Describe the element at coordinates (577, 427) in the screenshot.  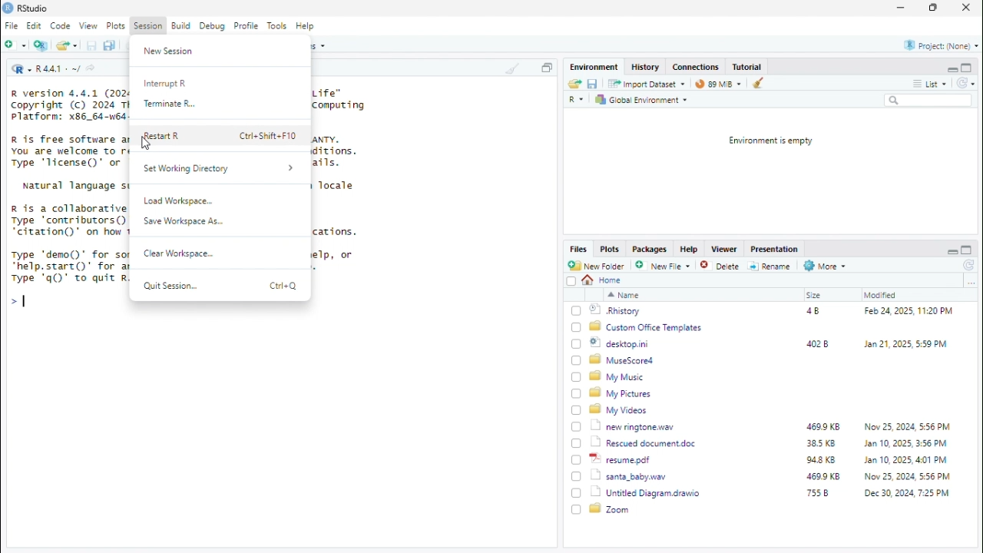
I see `Checkbox` at that location.